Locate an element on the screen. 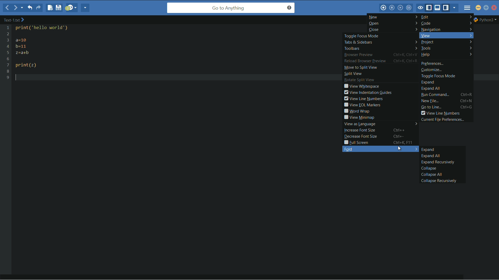 Image resolution: width=499 pixels, height=280 pixels. python3 is located at coordinates (487, 19).